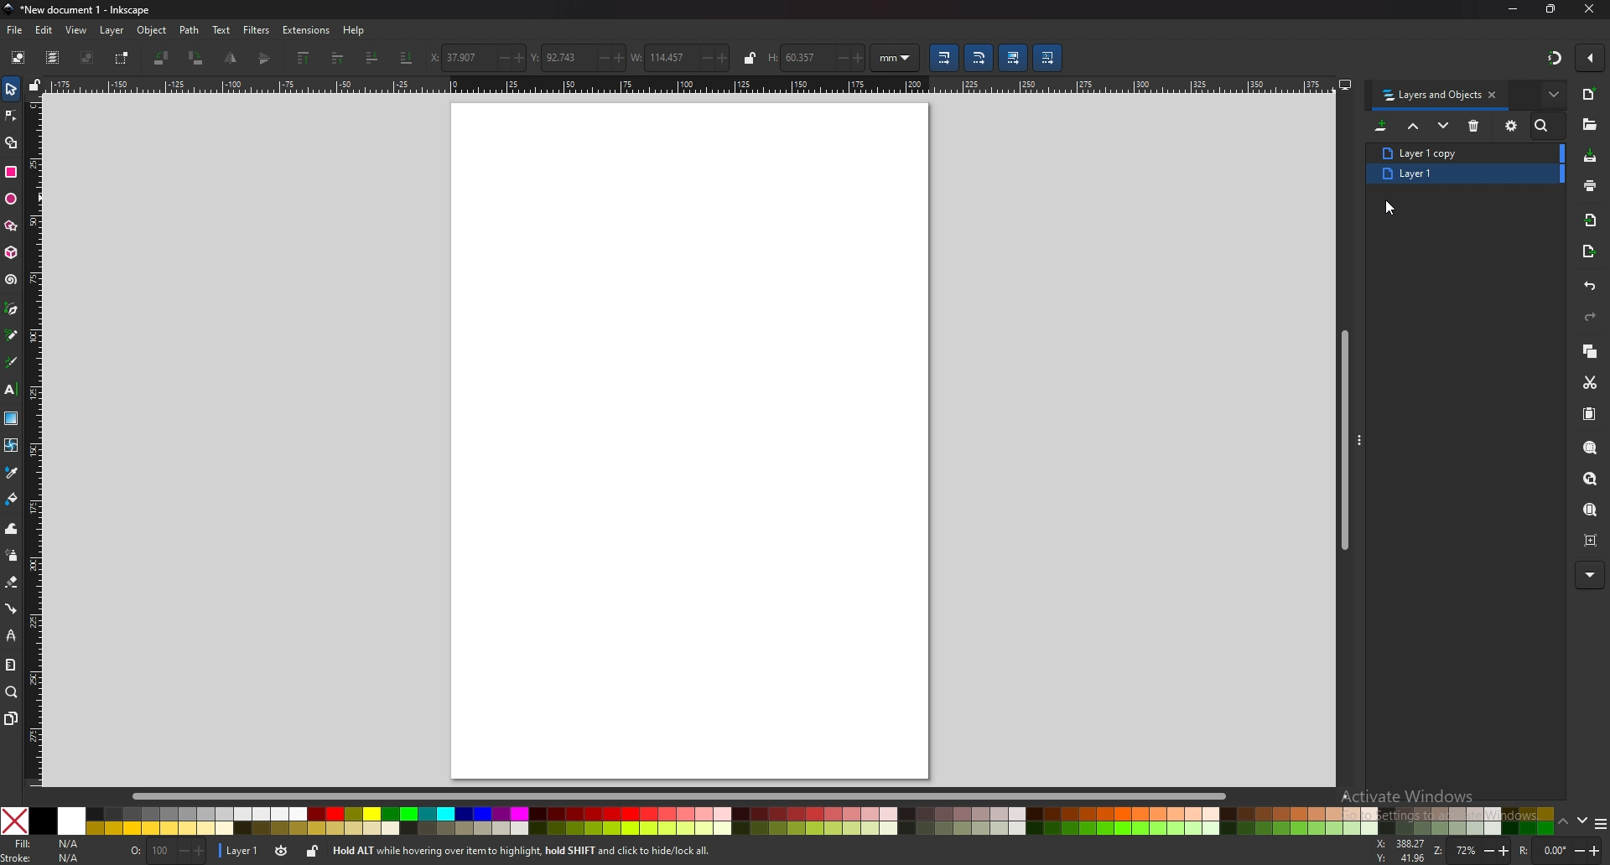  I want to click on lock guides, so click(35, 84).